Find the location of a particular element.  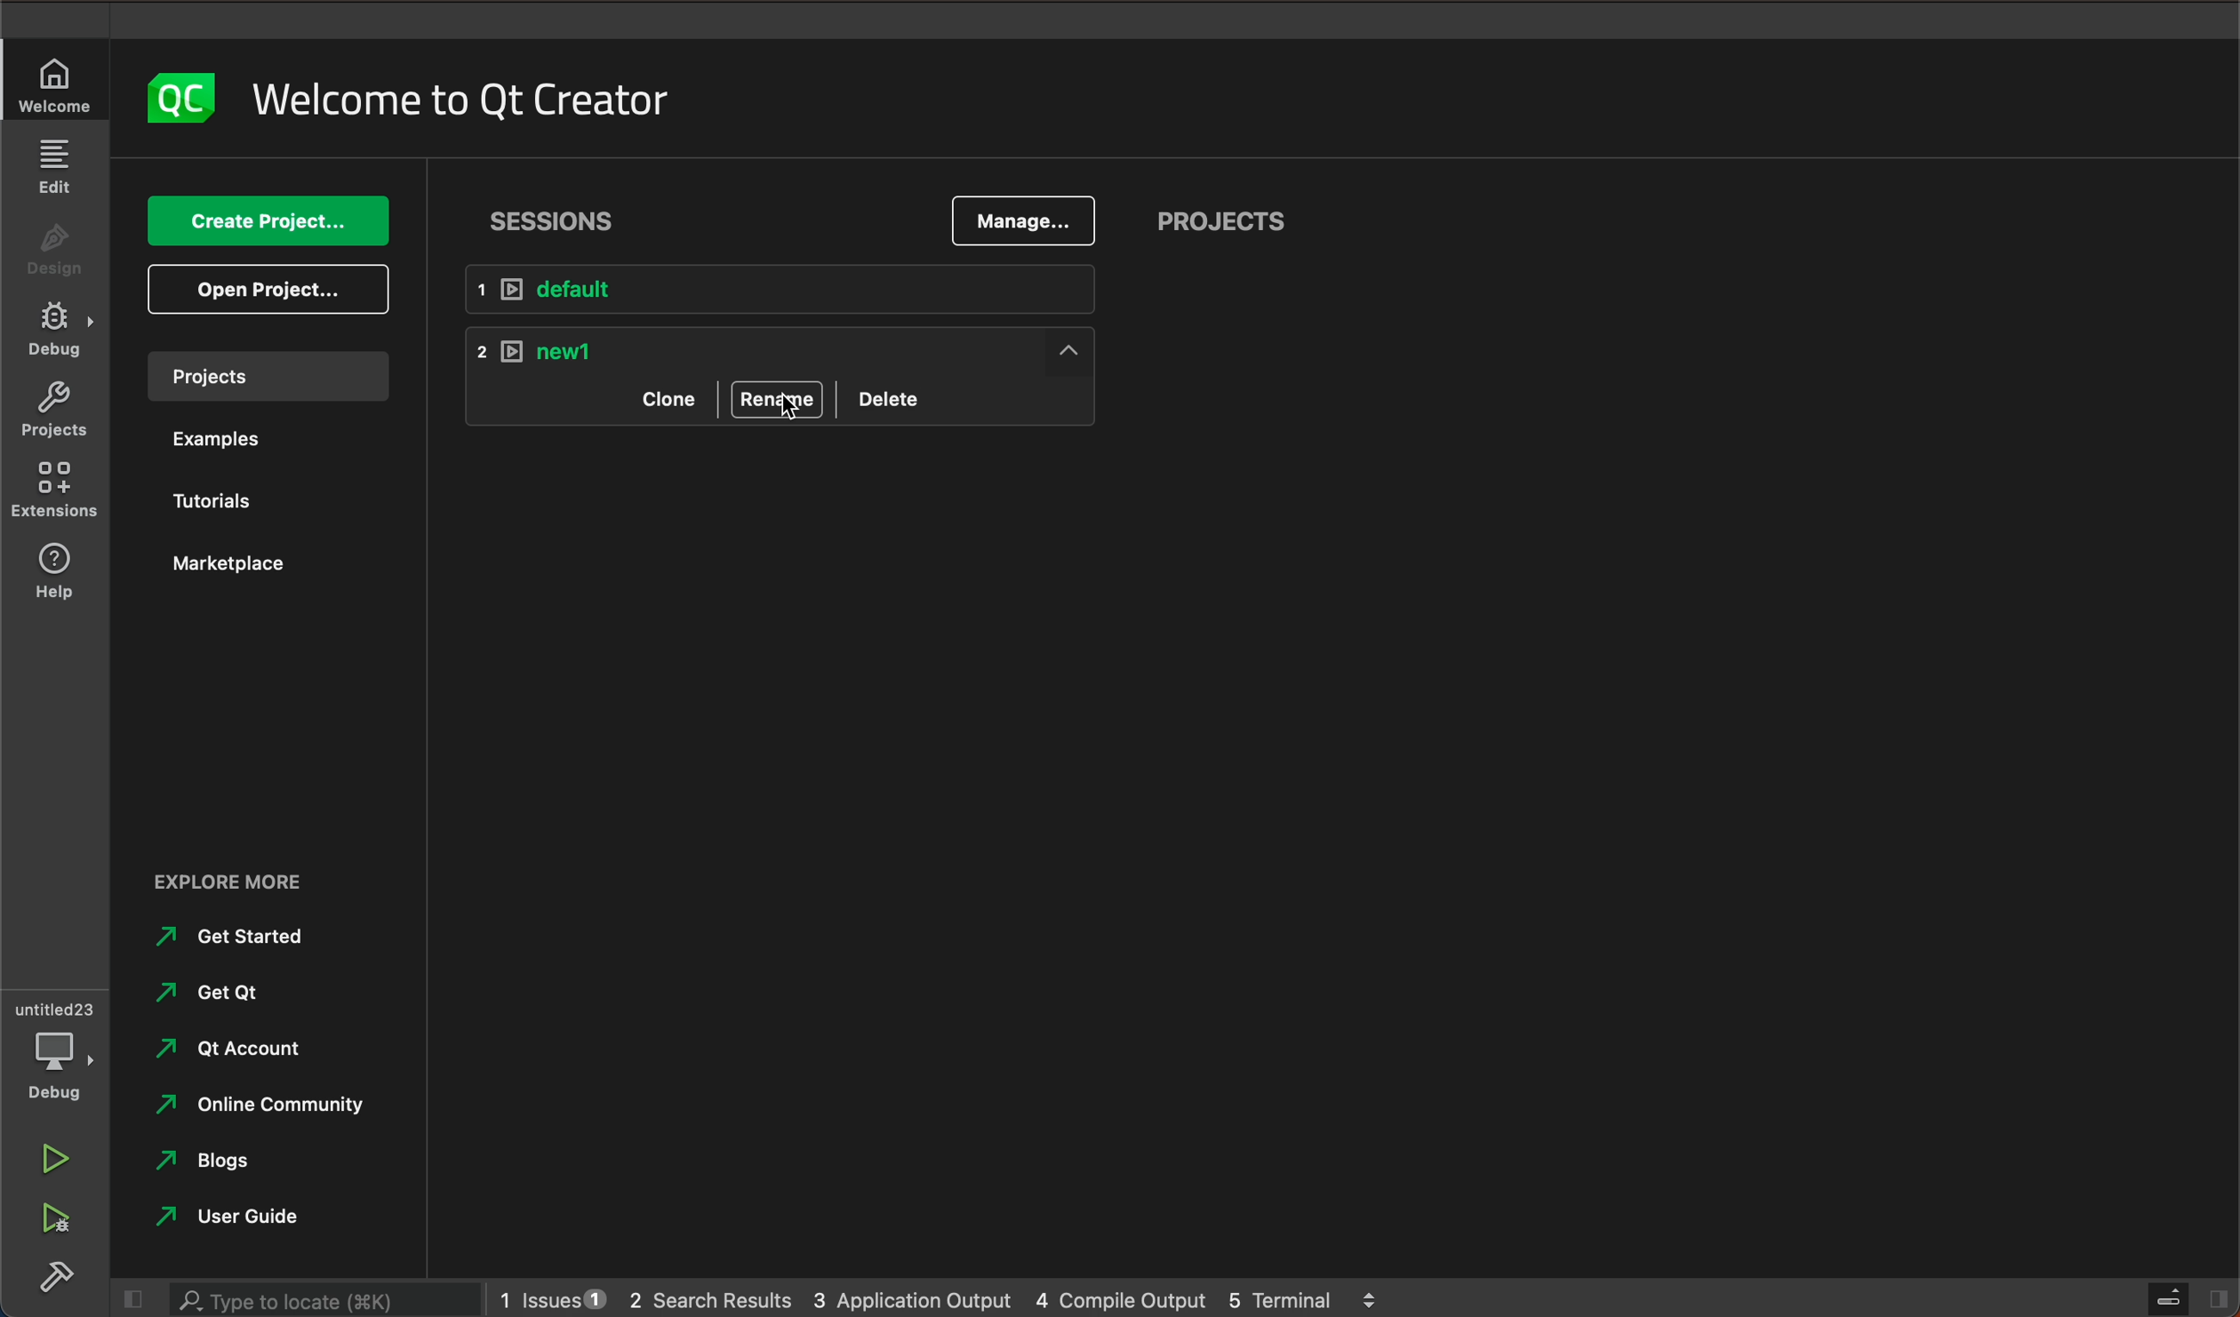

sessions is located at coordinates (561, 215).